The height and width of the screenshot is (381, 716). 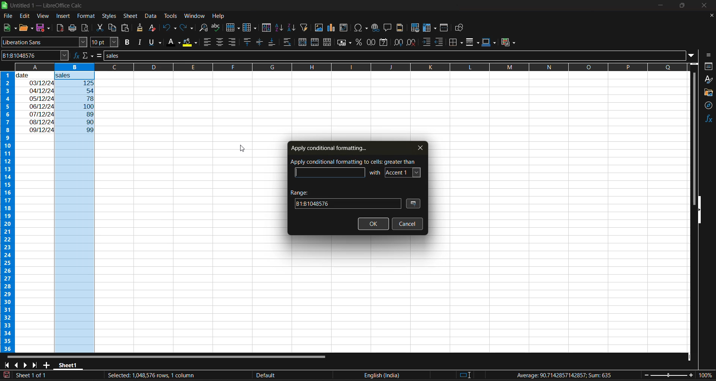 What do you see at coordinates (77, 212) in the screenshot?
I see `highlighted column` at bounding box center [77, 212].